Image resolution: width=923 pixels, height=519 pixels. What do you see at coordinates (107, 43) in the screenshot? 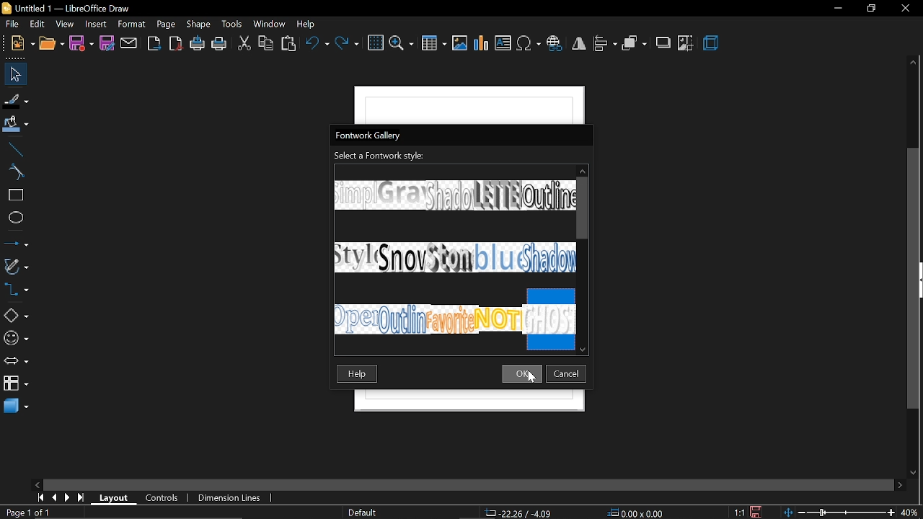
I see `save as` at bounding box center [107, 43].